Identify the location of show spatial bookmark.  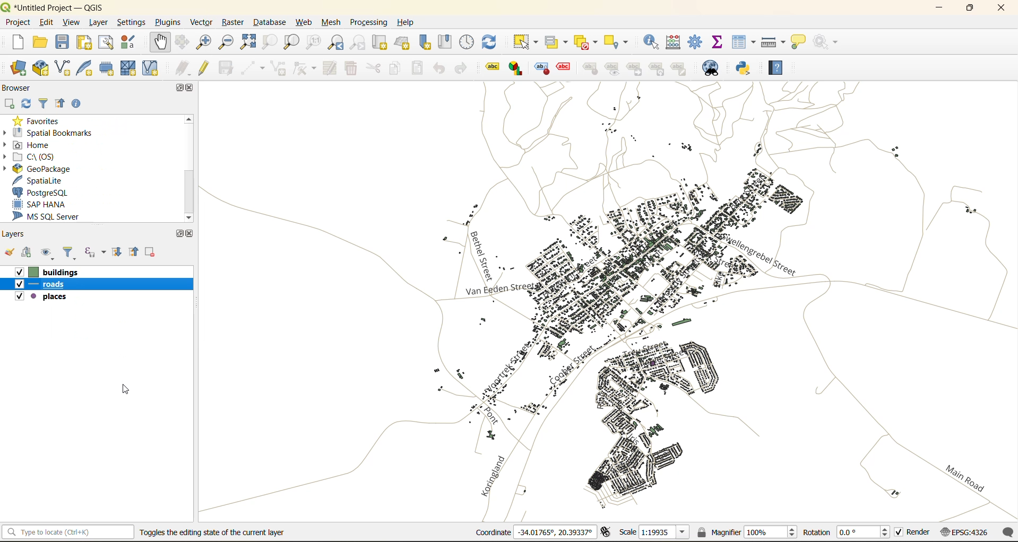
(446, 44).